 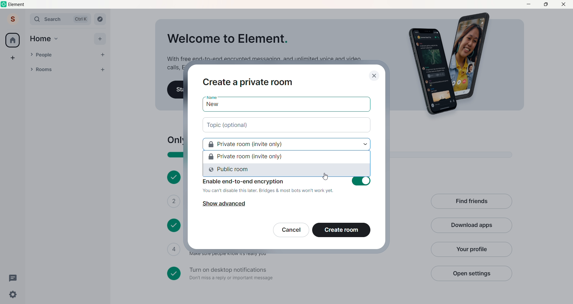 I want to click on Search Bar, so click(x=50, y=19).